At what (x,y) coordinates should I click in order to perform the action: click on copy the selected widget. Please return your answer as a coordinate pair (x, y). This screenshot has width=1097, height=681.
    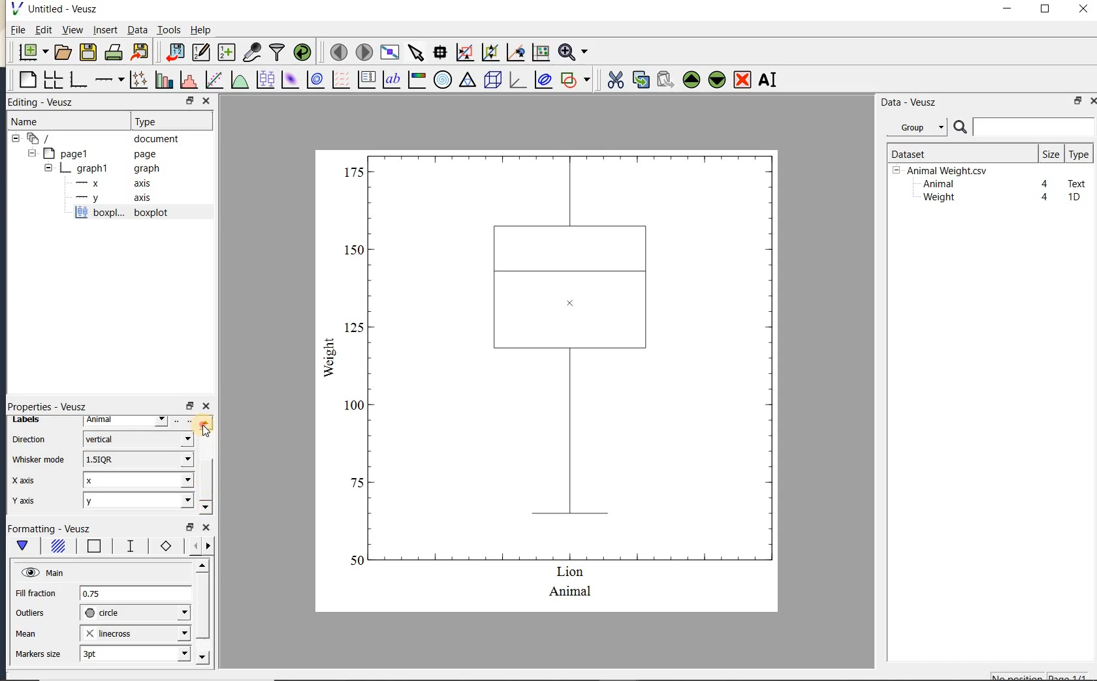
    Looking at the image, I should click on (639, 80).